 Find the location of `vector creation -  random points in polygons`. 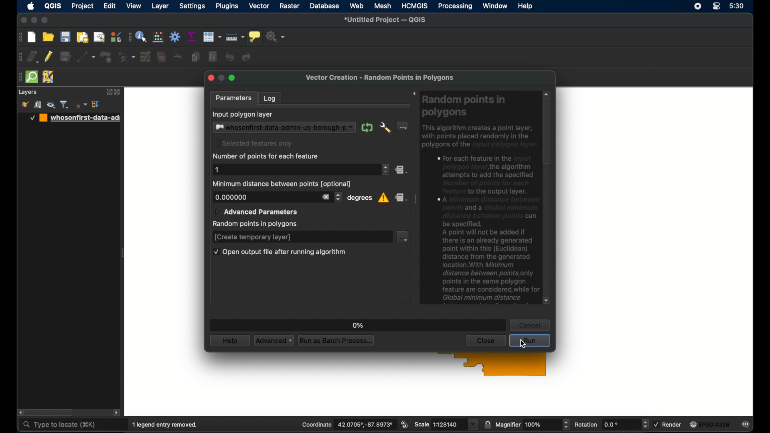

vector creation -  random points in polygons is located at coordinates (380, 77).